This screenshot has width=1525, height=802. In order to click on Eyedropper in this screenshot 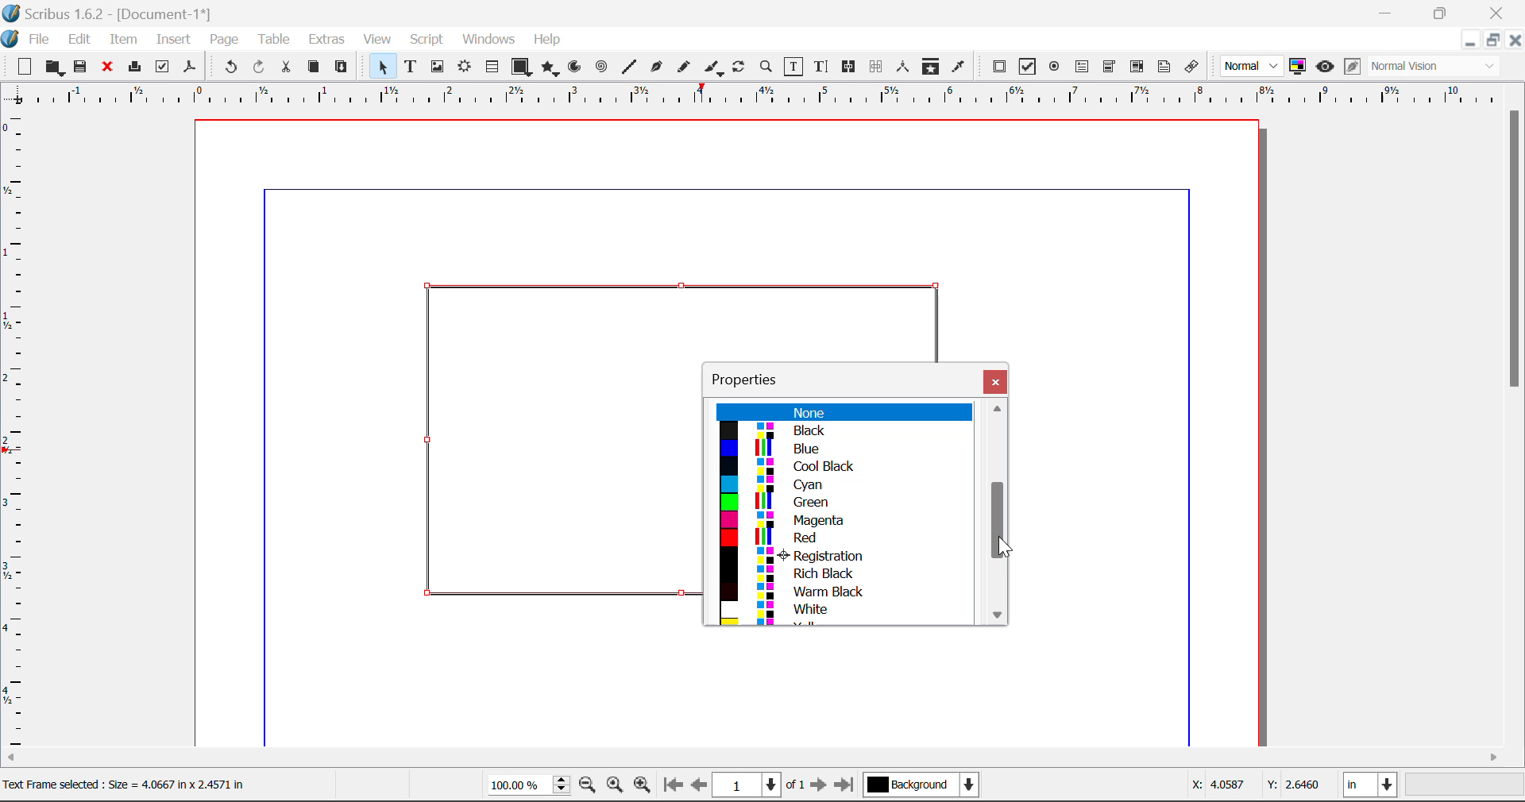, I will do `click(959, 66)`.